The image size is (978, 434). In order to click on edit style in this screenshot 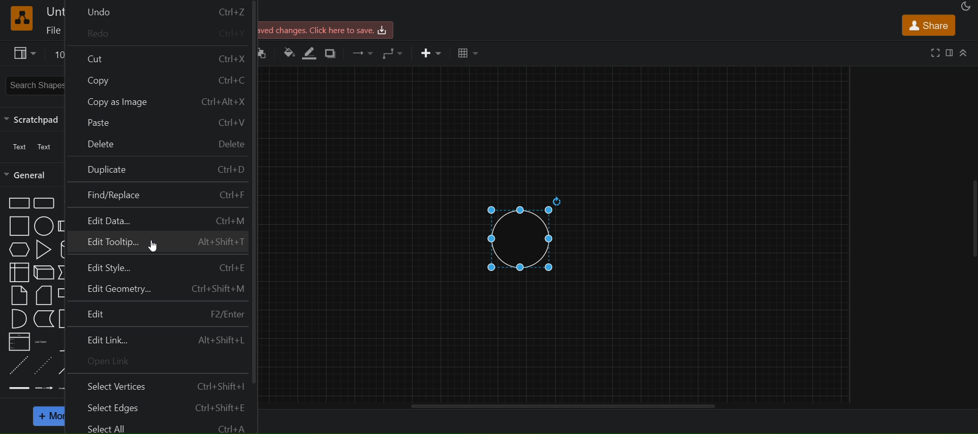, I will do `click(159, 265)`.